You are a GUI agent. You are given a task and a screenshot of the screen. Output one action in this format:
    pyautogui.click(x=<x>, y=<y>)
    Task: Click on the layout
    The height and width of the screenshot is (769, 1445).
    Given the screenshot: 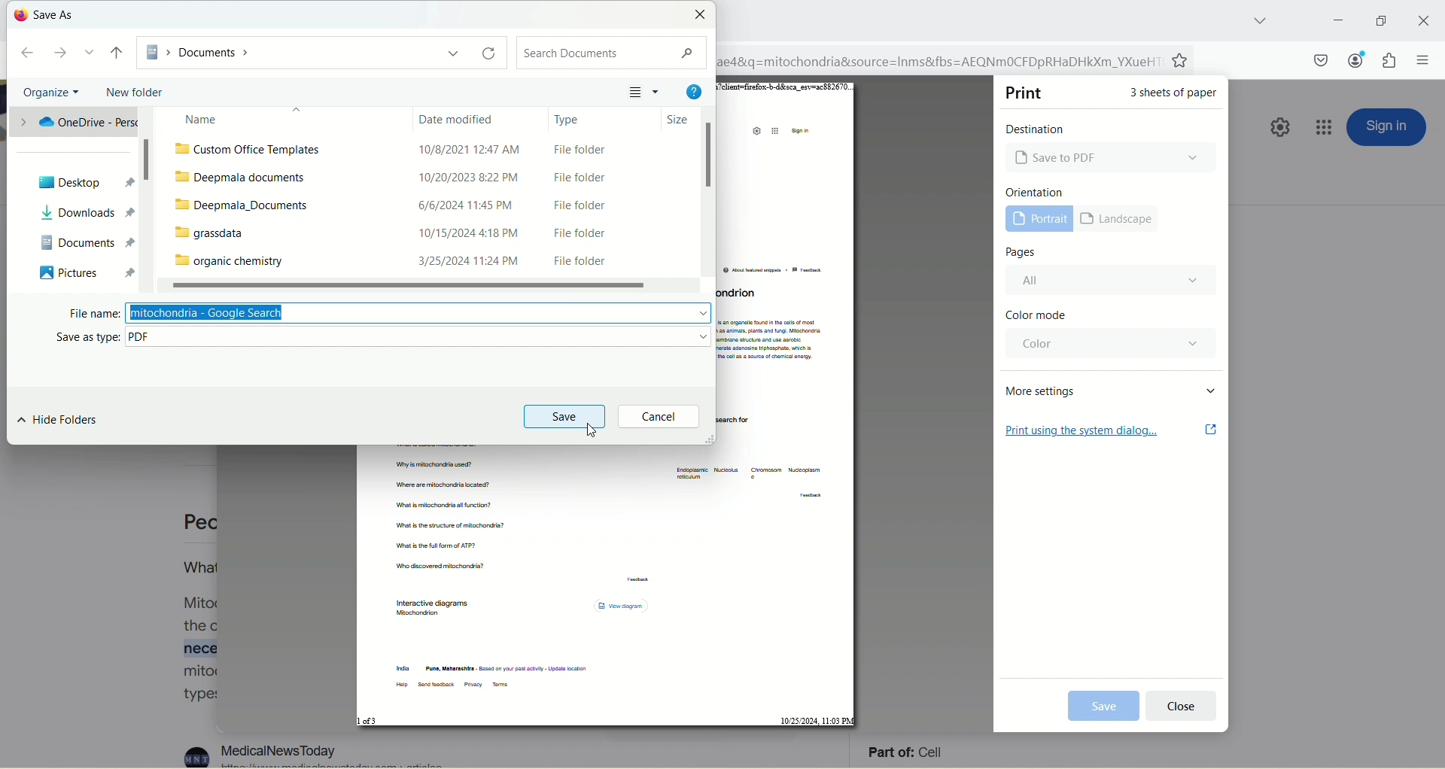 What is the action you would take?
    pyautogui.click(x=643, y=91)
    